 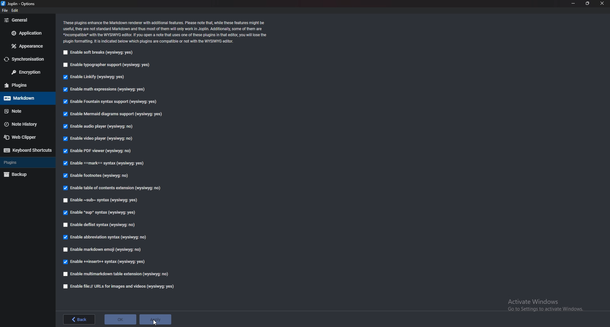 I want to click on Enable soft breaks, so click(x=100, y=53).